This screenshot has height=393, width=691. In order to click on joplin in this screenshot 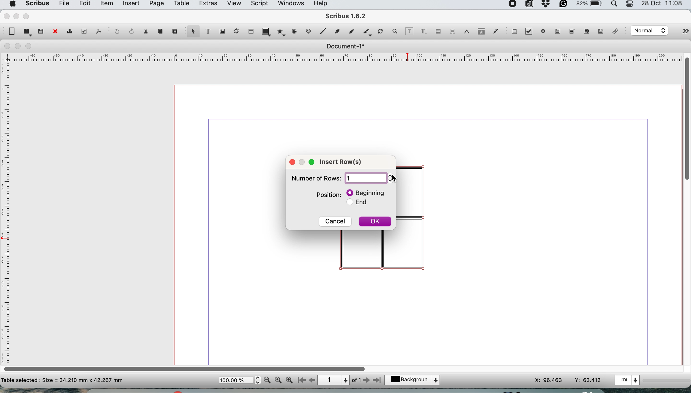, I will do `click(529, 5)`.